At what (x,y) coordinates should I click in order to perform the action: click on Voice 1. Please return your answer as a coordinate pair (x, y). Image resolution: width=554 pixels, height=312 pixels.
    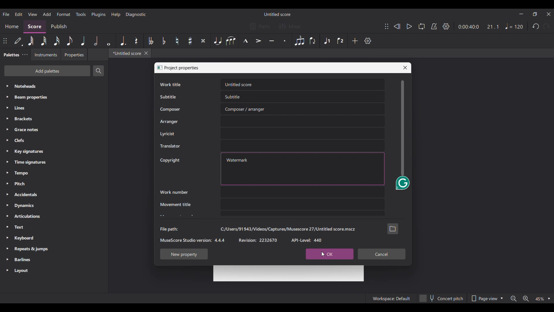
    Looking at the image, I should click on (326, 41).